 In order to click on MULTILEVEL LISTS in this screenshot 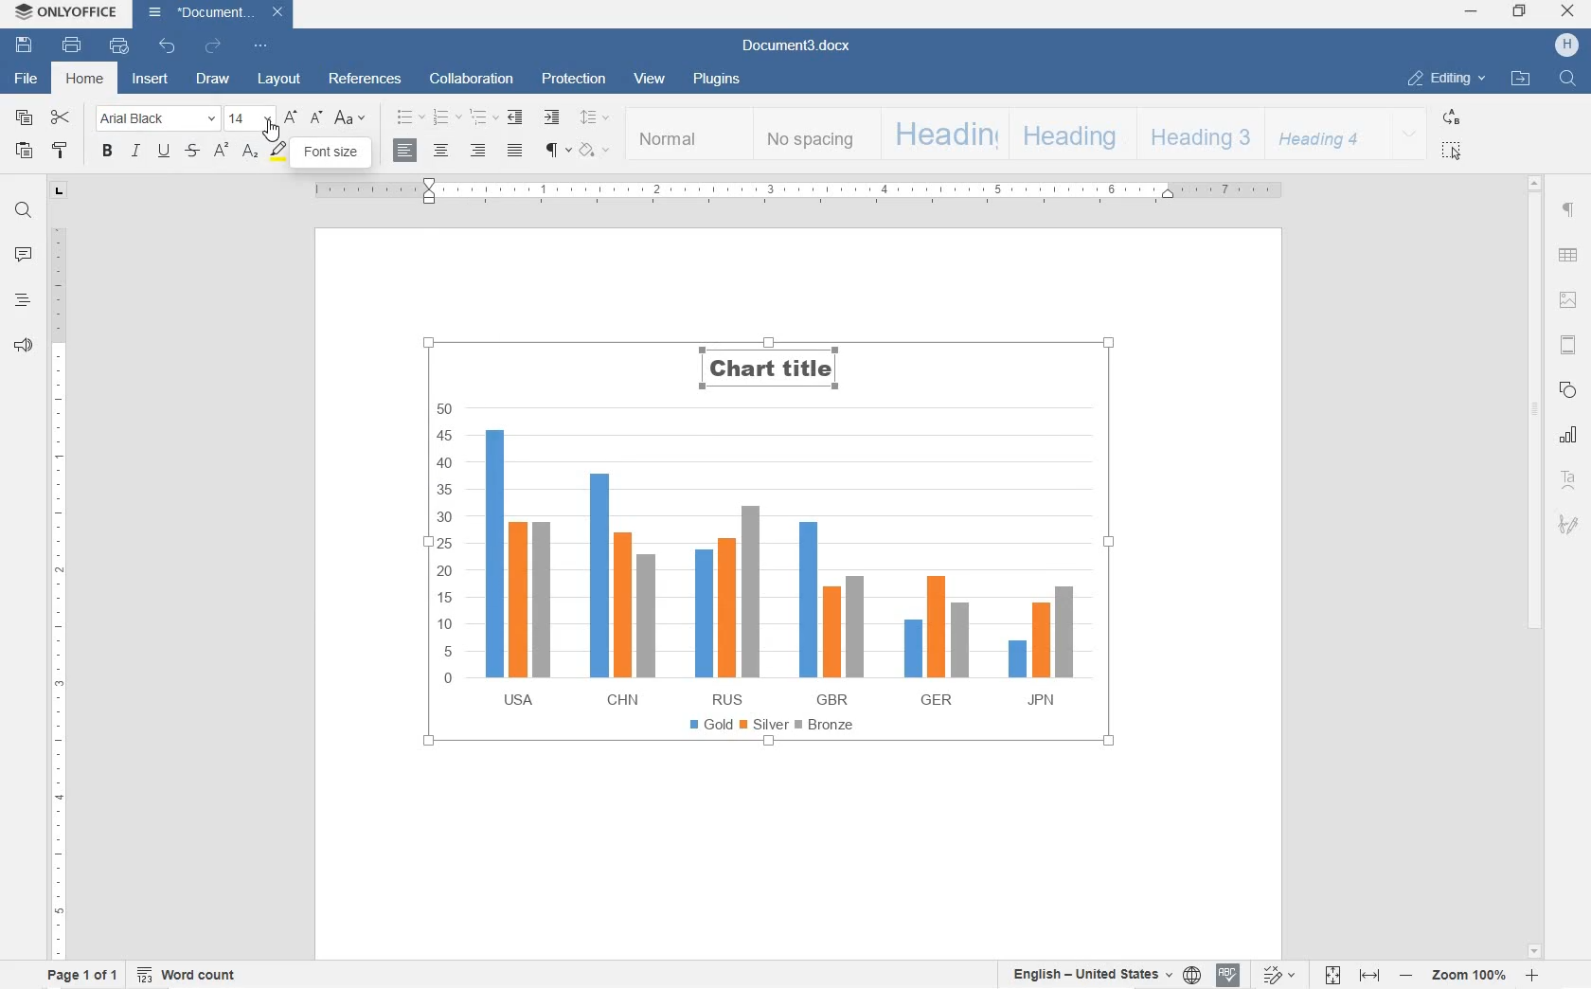, I will do `click(484, 118)`.